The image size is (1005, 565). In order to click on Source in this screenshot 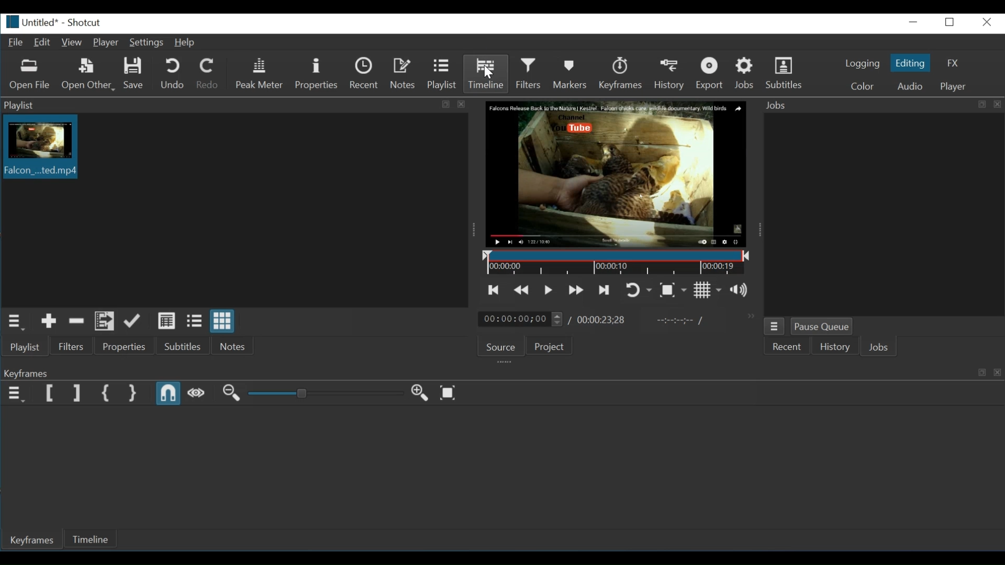, I will do `click(501, 347)`.